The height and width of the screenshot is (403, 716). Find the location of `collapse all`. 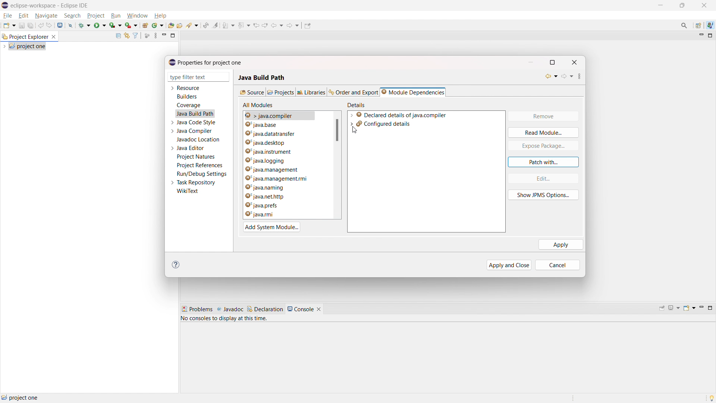

collapse all is located at coordinates (118, 35).